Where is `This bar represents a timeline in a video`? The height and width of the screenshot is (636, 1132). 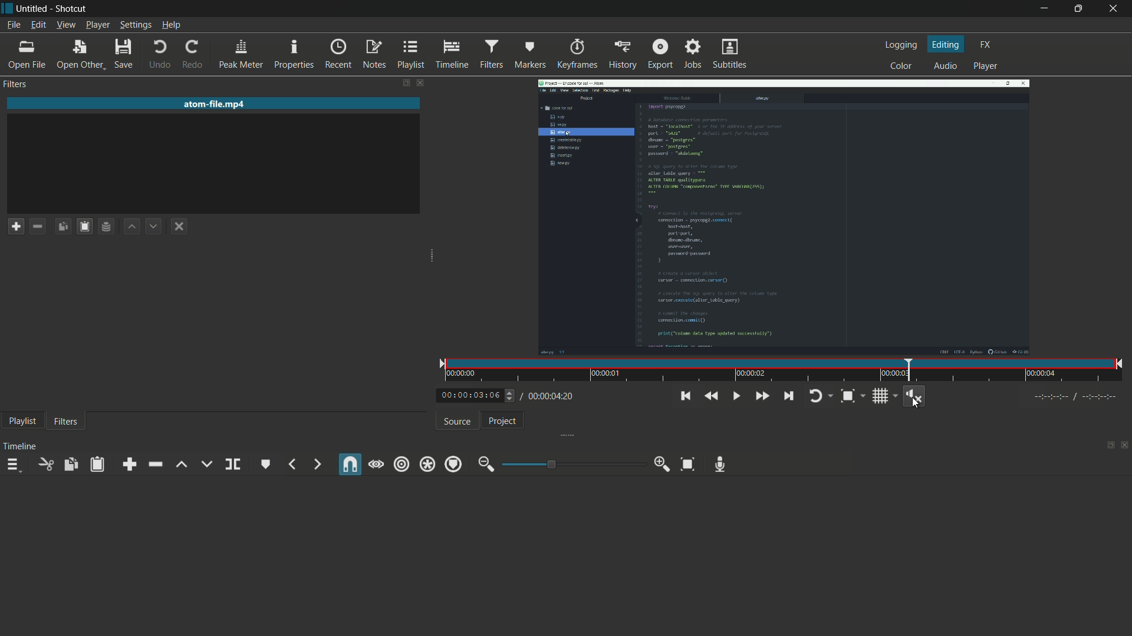 This bar represents a timeline in a video is located at coordinates (781, 371).